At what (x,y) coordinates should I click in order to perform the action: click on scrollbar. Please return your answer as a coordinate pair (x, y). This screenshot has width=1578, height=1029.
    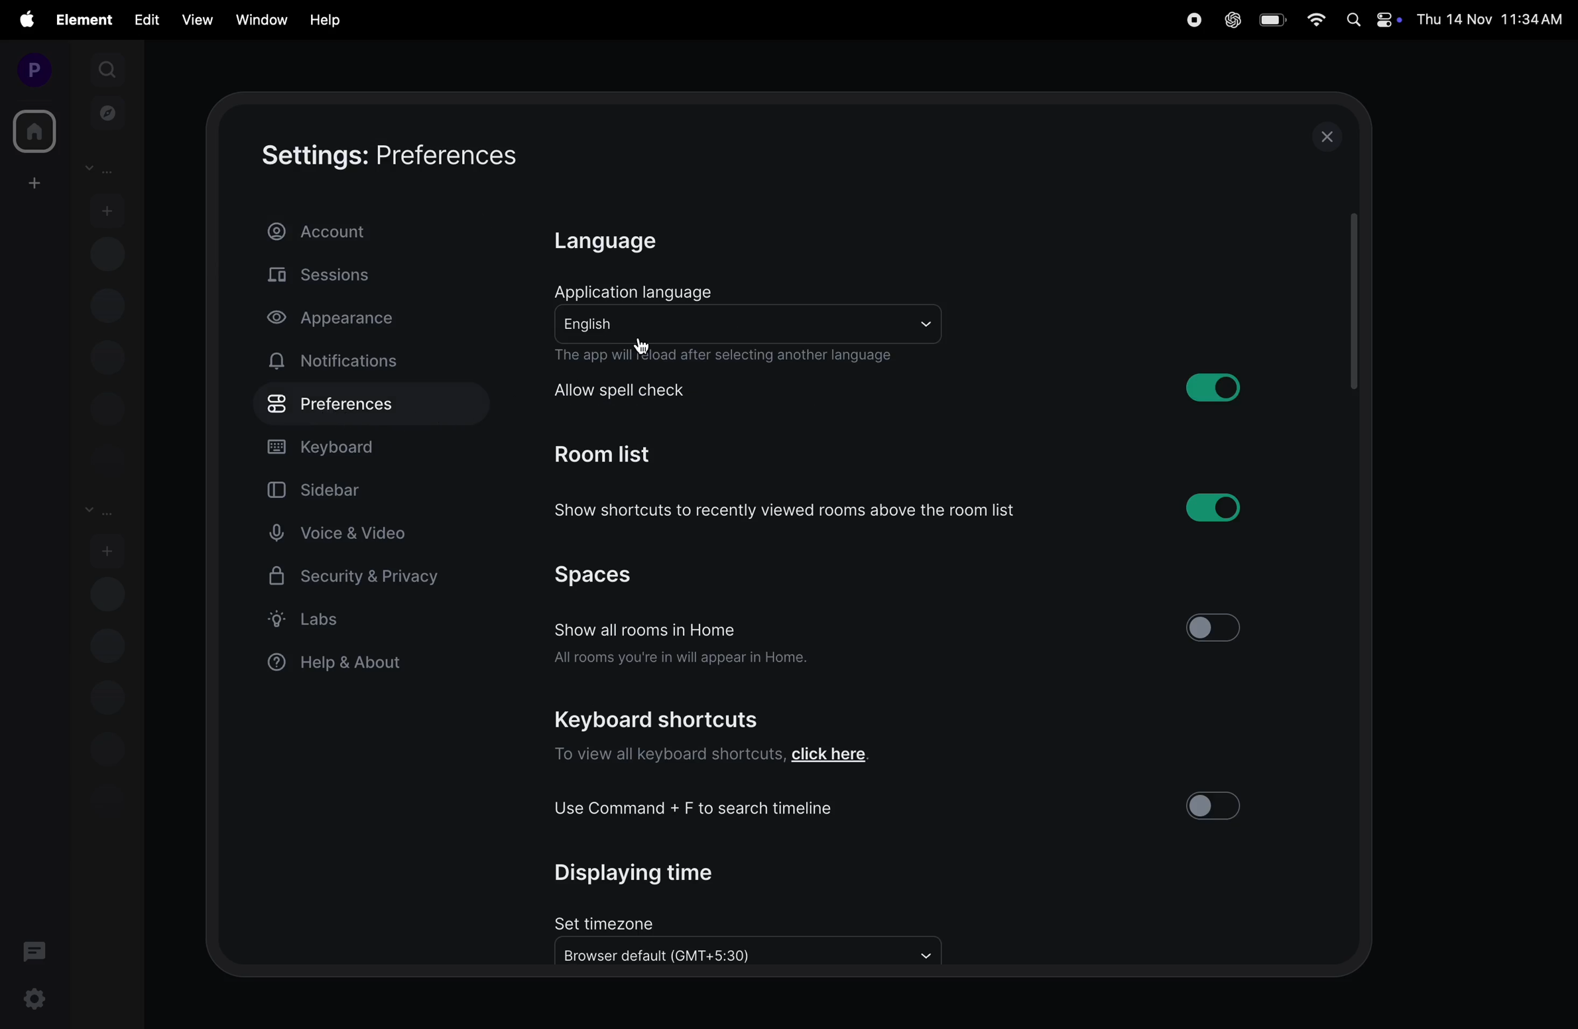
    Looking at the image, I should click on (1354, 303).